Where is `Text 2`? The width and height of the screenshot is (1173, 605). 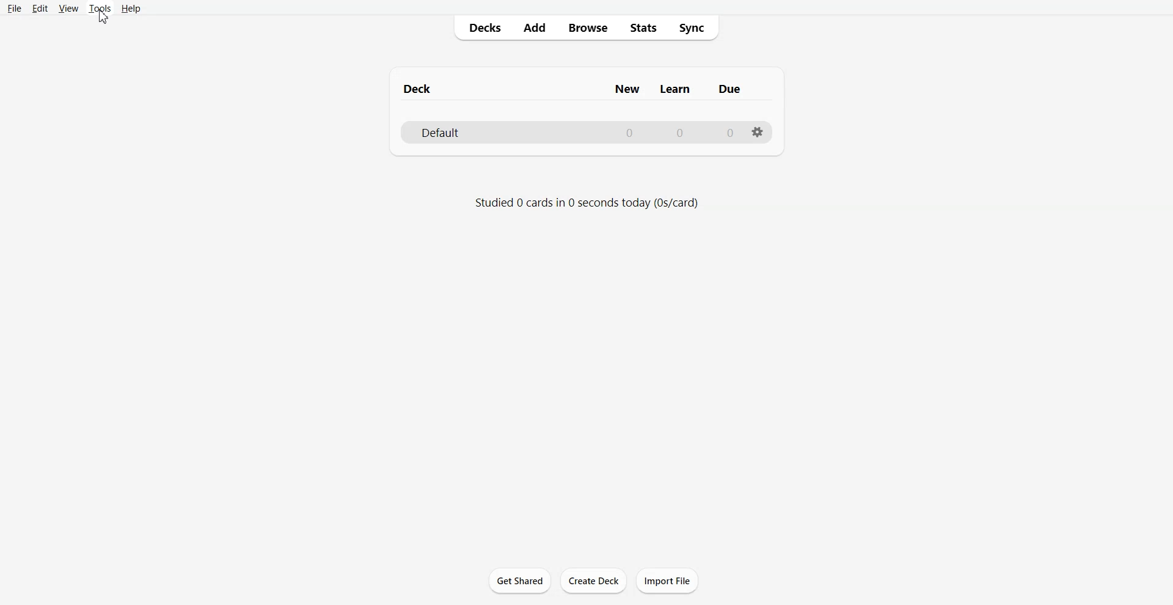 Text 2 is located at coordinates (586, 202).